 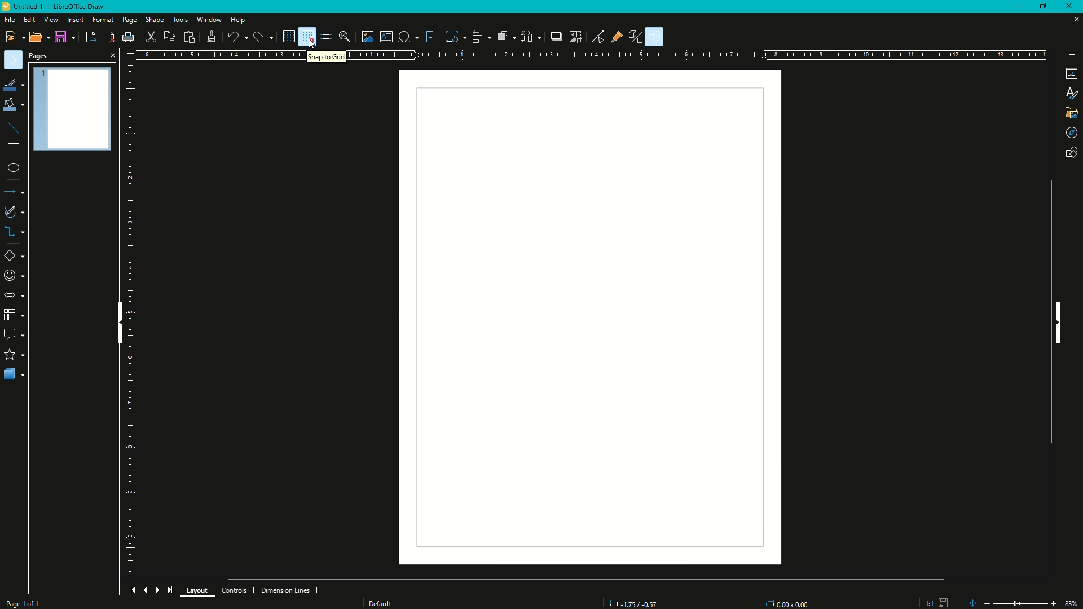 I want to click on Curves and polygons, so click(x=20, y=211).